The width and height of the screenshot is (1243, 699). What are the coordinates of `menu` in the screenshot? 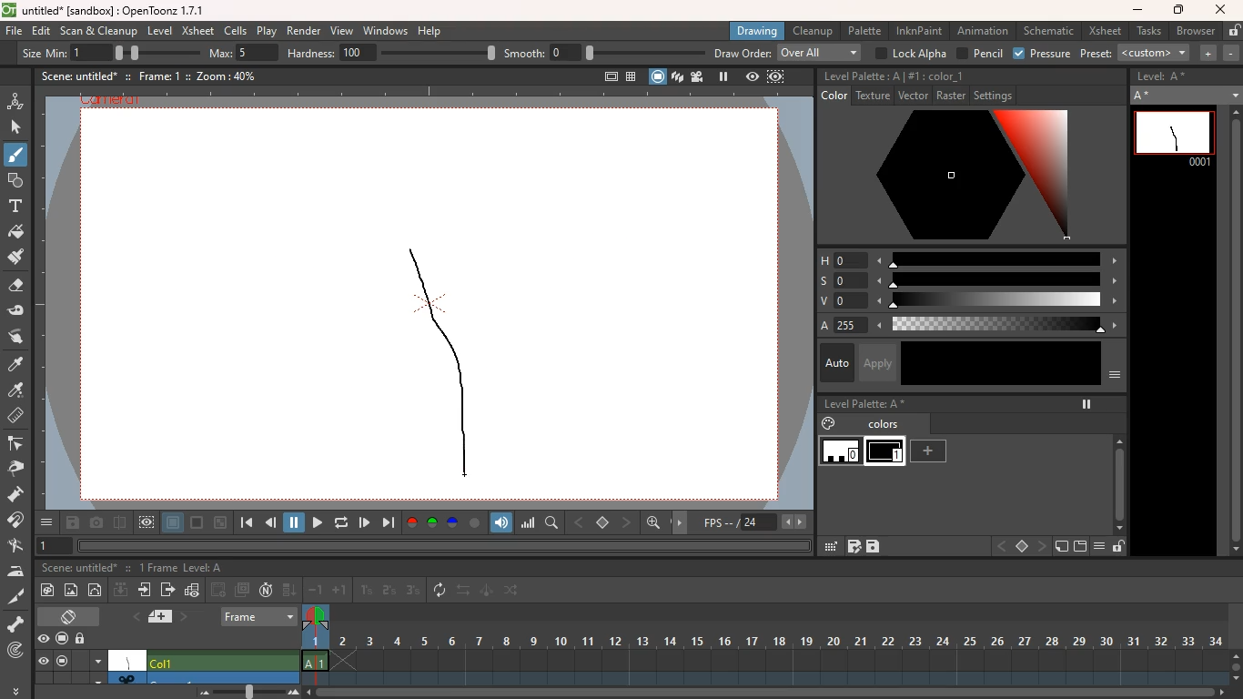 It's located at (97, 660).